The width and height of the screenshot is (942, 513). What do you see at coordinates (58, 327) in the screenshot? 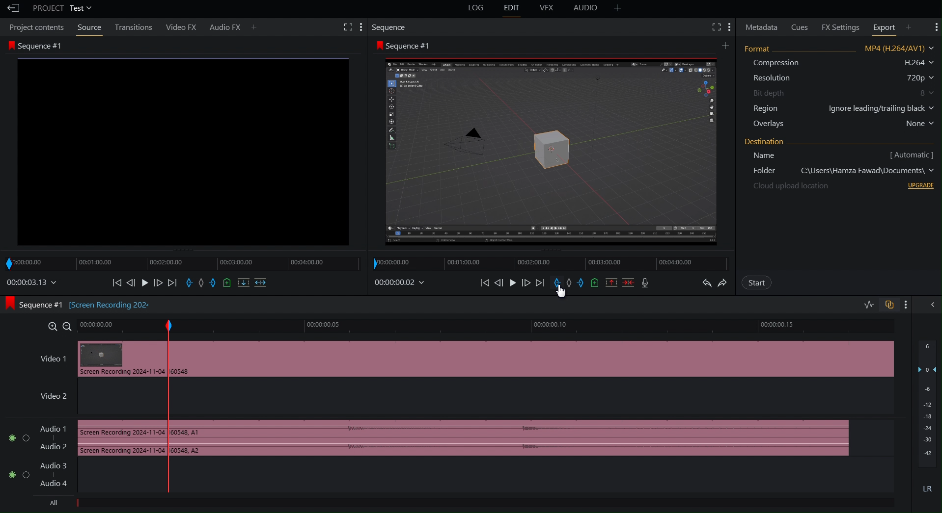
I see `Zoom` at bounding box center [58, 327].